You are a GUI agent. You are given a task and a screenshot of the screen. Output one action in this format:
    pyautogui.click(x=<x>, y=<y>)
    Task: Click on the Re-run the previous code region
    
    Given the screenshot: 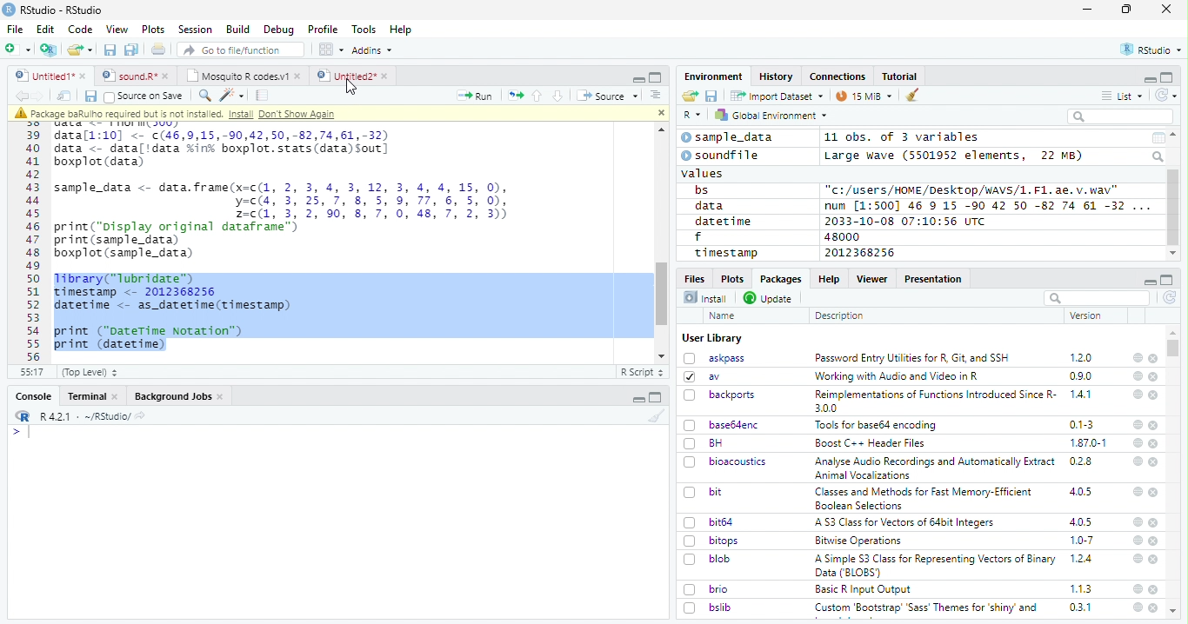 What is the action you would take?
    pyautogui.click(x=514, y=96)
    